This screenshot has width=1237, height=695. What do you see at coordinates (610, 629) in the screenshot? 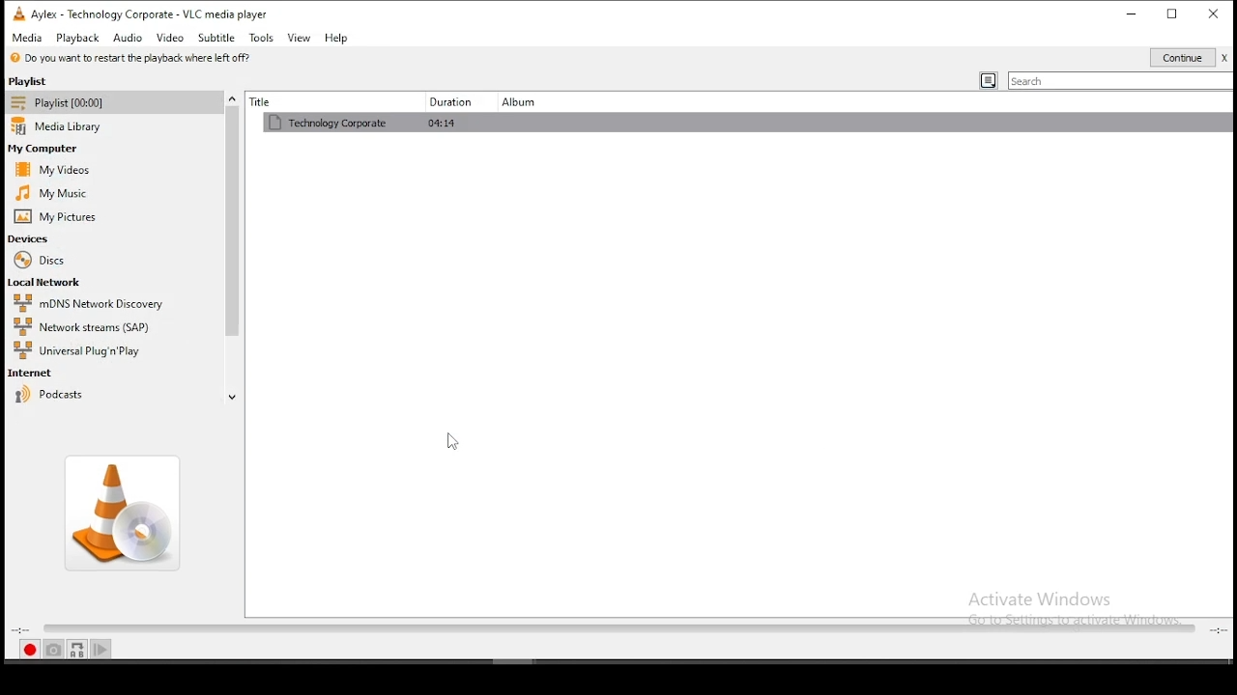
I see `seek bar` at bounding box center [610, 629].